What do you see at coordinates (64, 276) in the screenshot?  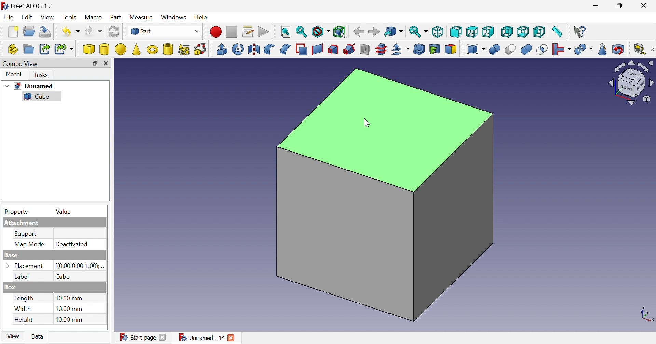 I see `Cube` at bounding box center [64, 276].